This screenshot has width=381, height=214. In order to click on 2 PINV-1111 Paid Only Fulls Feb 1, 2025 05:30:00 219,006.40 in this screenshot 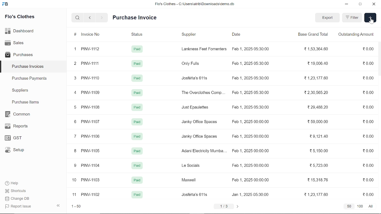, I will do `click(222, 64)`.